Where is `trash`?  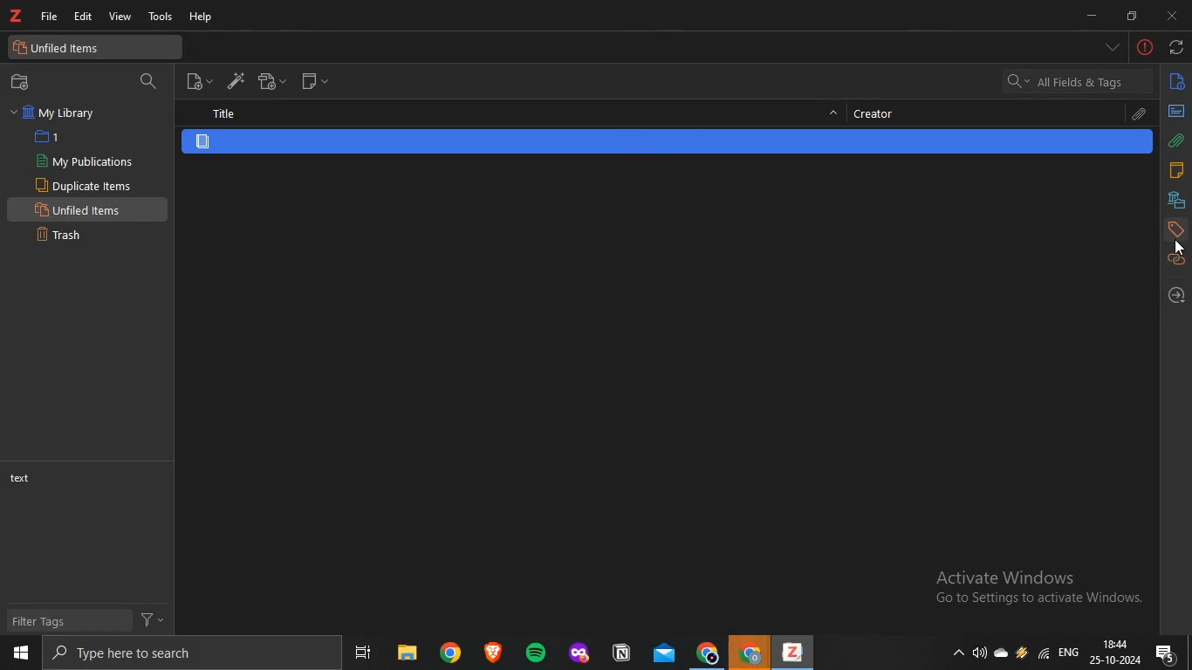
trash is located at coordinates (62, 235).